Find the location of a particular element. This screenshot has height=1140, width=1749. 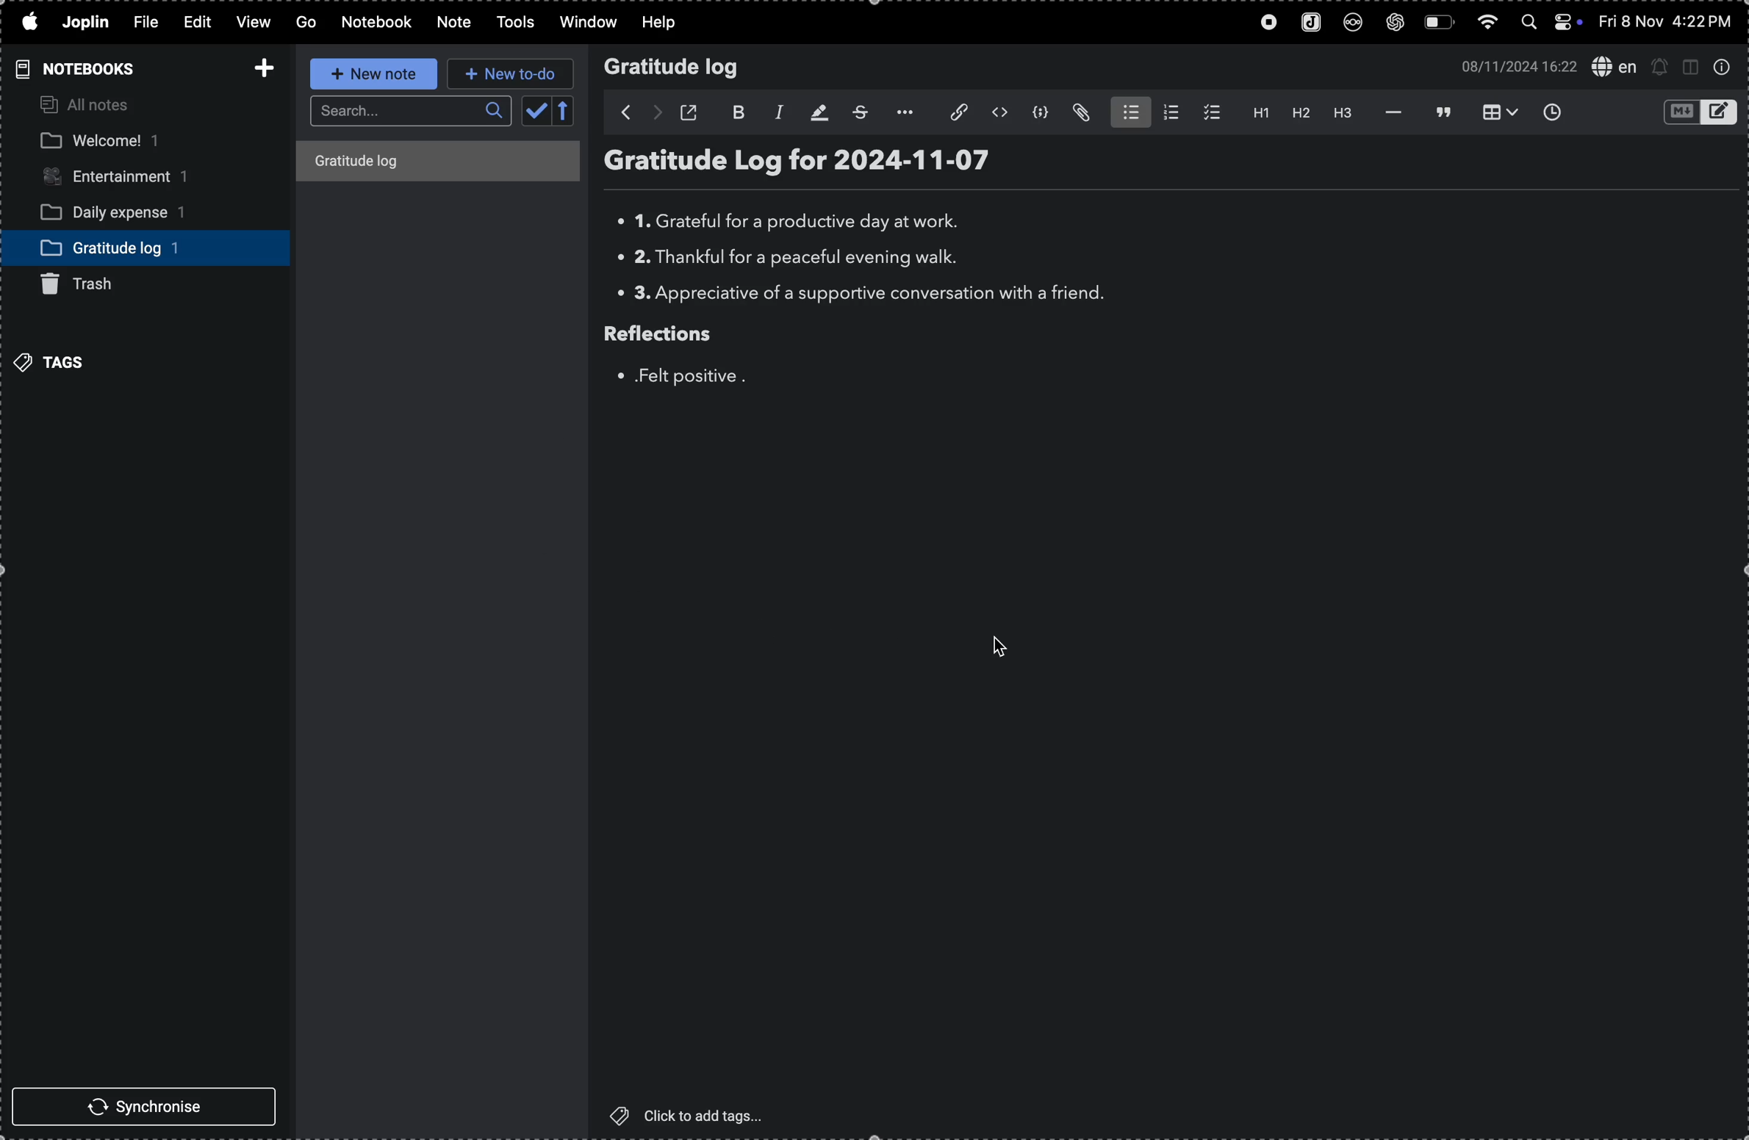

nextcloud is located at coordinates (1355, 22).